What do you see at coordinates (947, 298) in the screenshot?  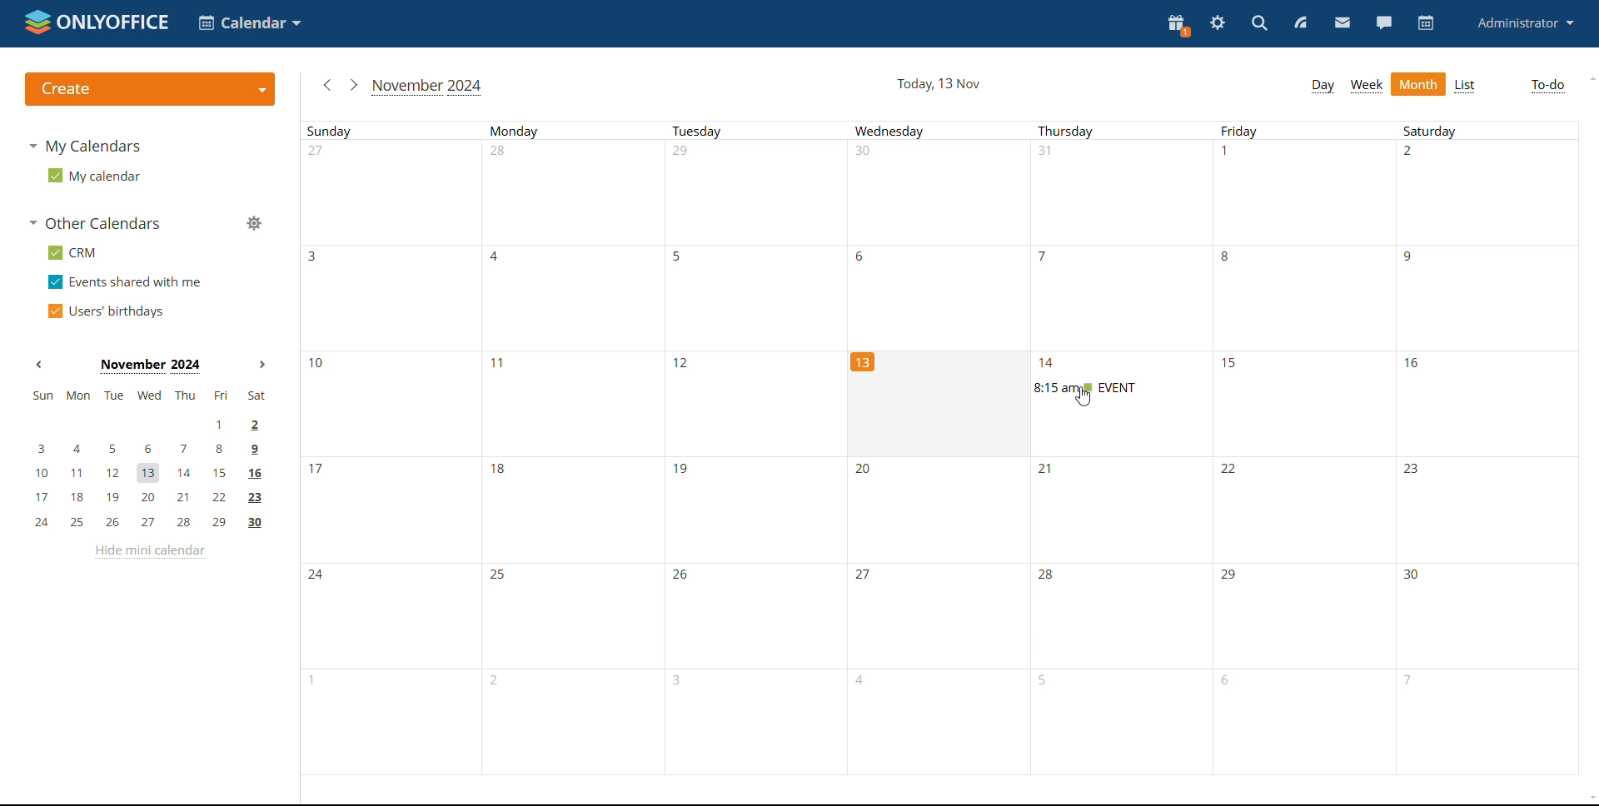 I see `unallocated time slots for 3 november to 9 november` at bounding box center [947, 298].